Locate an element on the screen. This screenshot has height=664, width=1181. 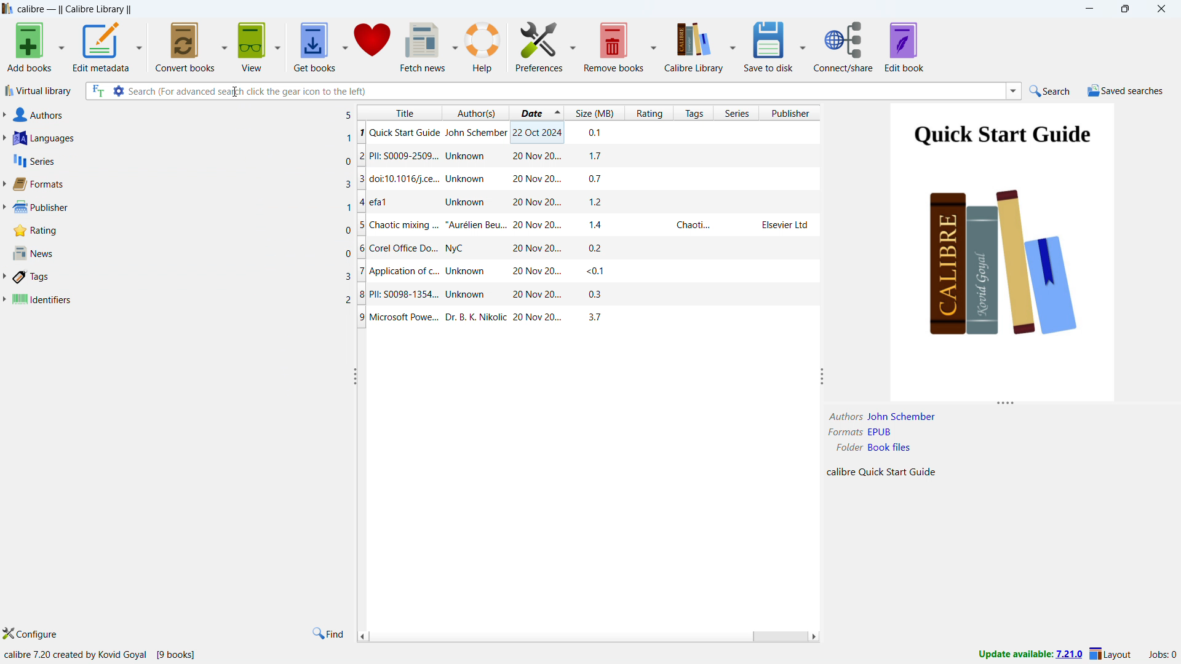
view is located at coordinates (253, 46).